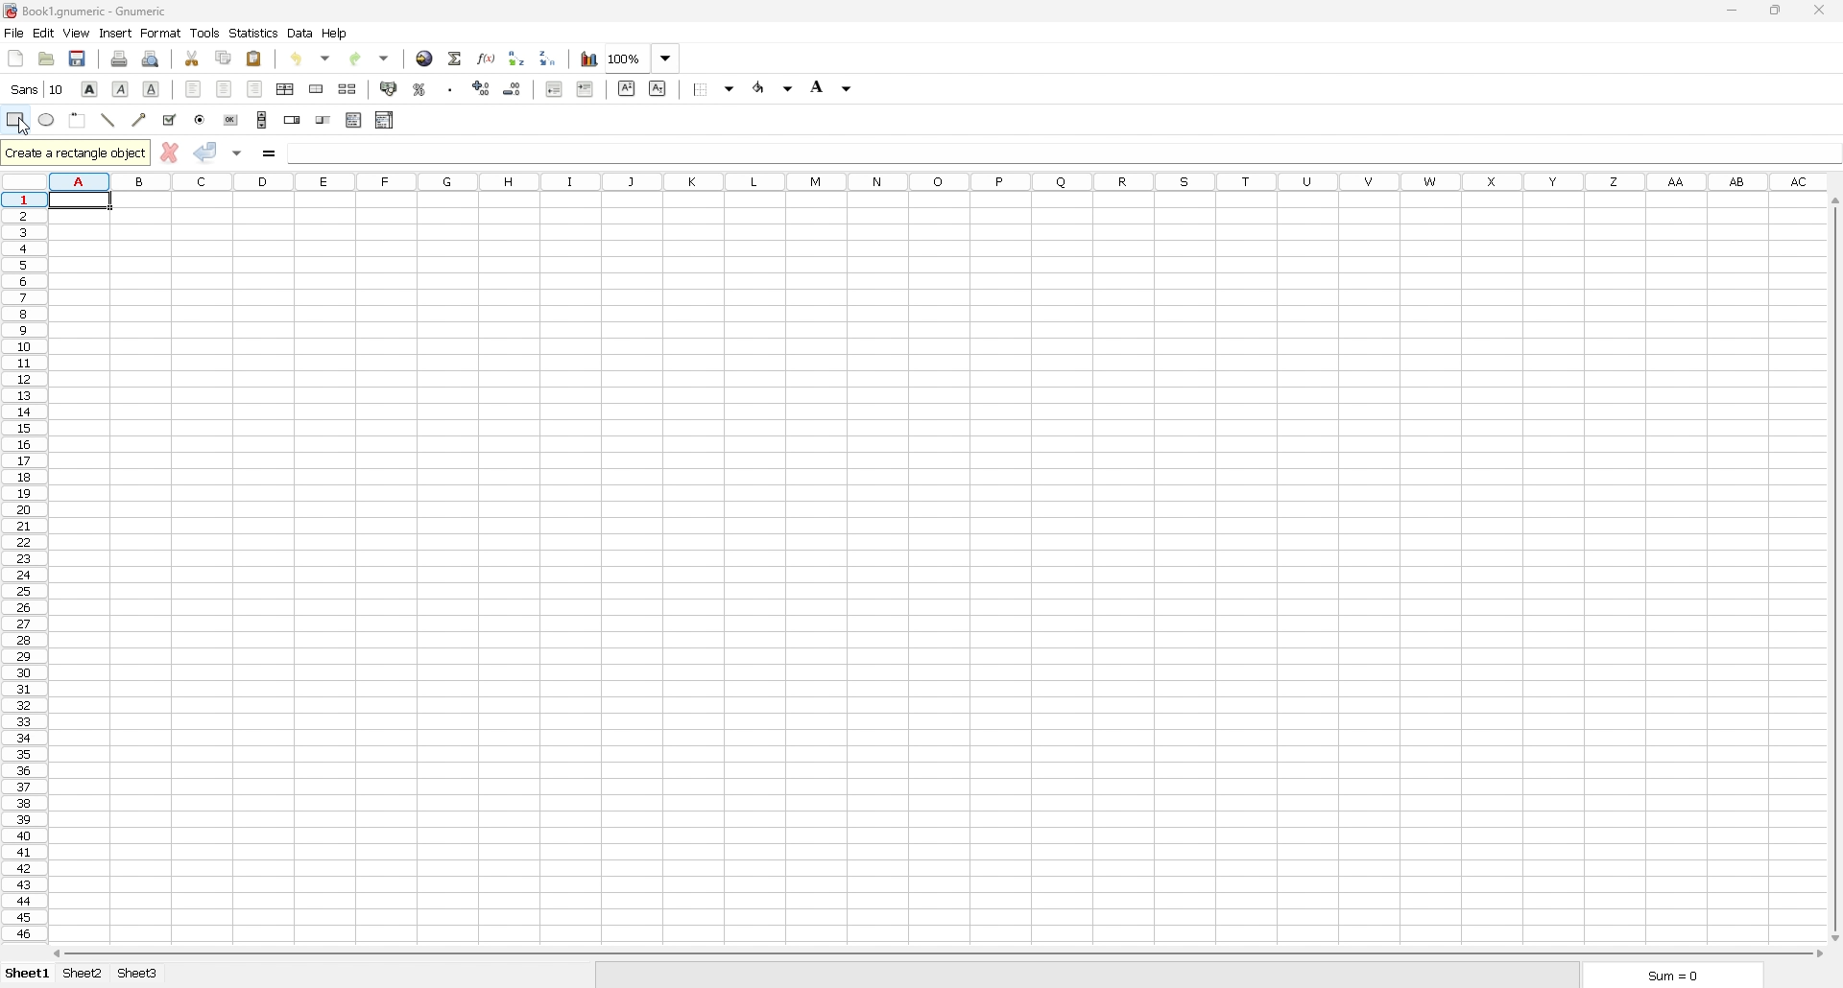  Describe the element at coordinates (456, 58) in the screenshot. I see `summation` at that location.